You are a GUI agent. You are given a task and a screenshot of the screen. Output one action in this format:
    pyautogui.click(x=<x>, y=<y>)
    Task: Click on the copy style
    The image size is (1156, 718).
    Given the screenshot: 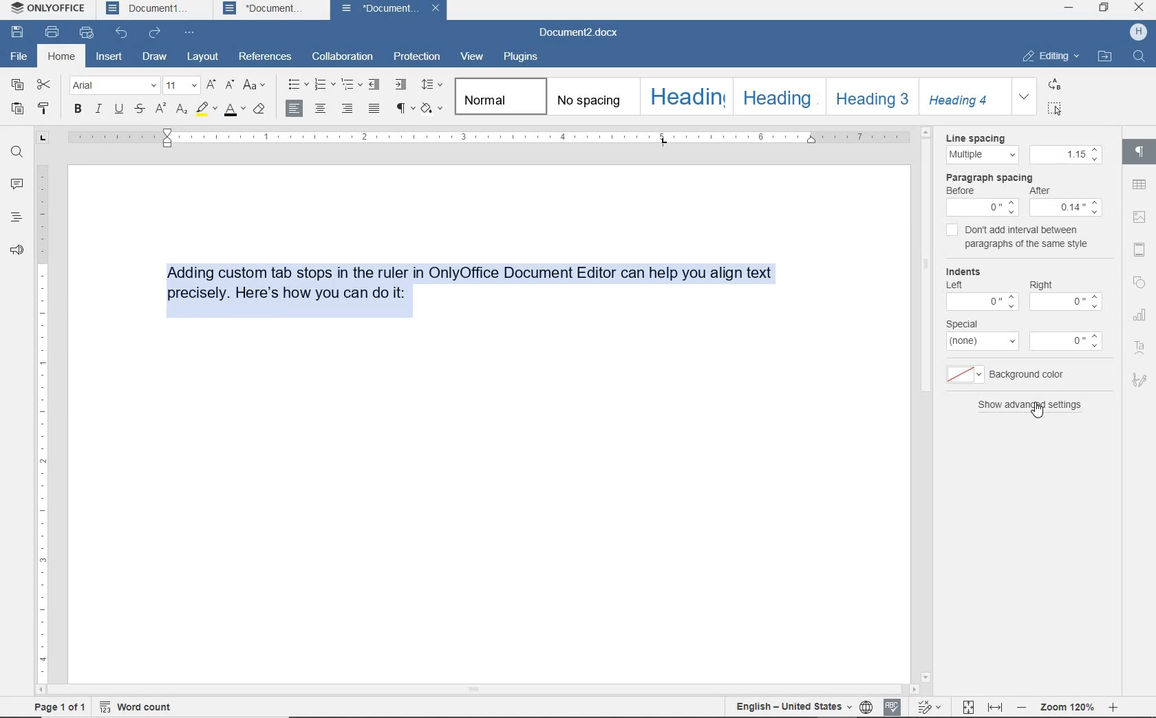 What is the action you would take?
    pyautogui.click(x=42, y=109)
    